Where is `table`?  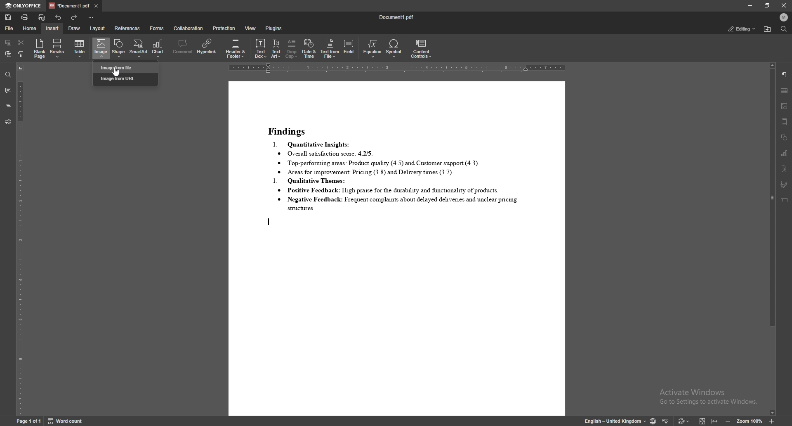
table is located at coordinates (785, 91).